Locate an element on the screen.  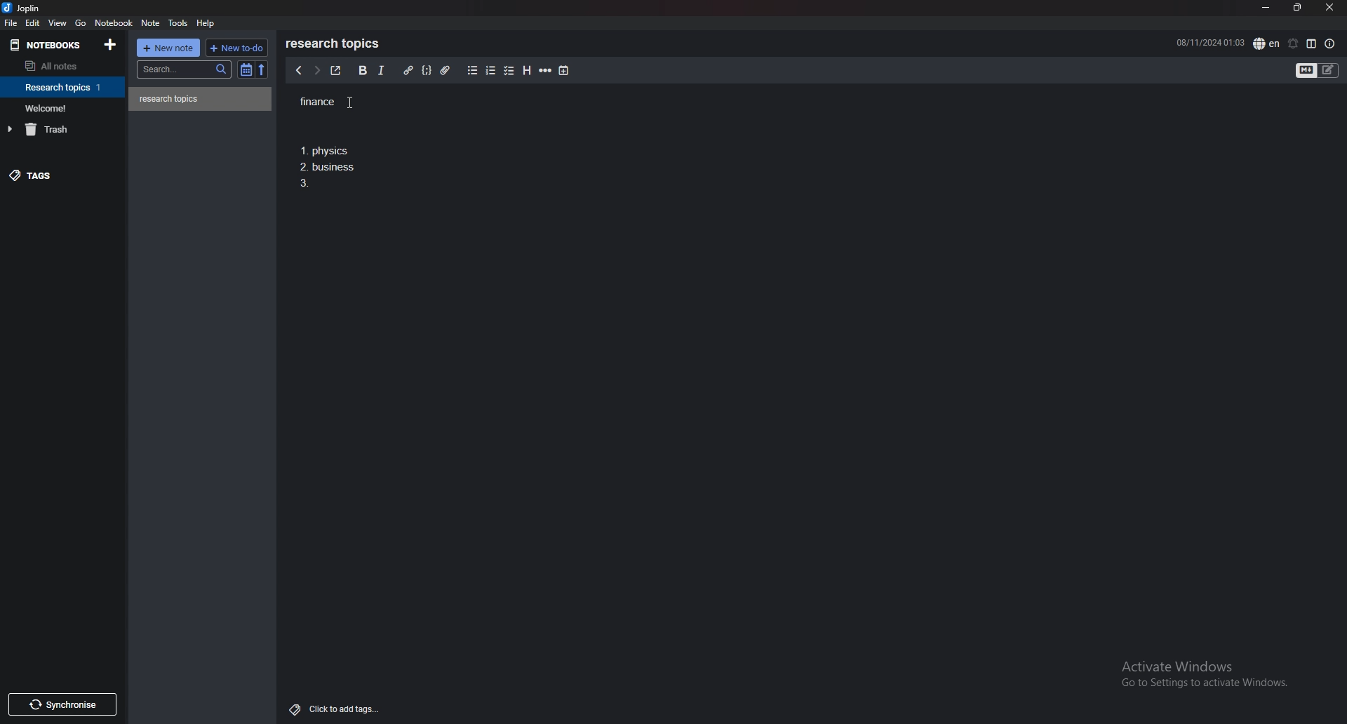
toggle external editor is located at coordinates (335, 71).